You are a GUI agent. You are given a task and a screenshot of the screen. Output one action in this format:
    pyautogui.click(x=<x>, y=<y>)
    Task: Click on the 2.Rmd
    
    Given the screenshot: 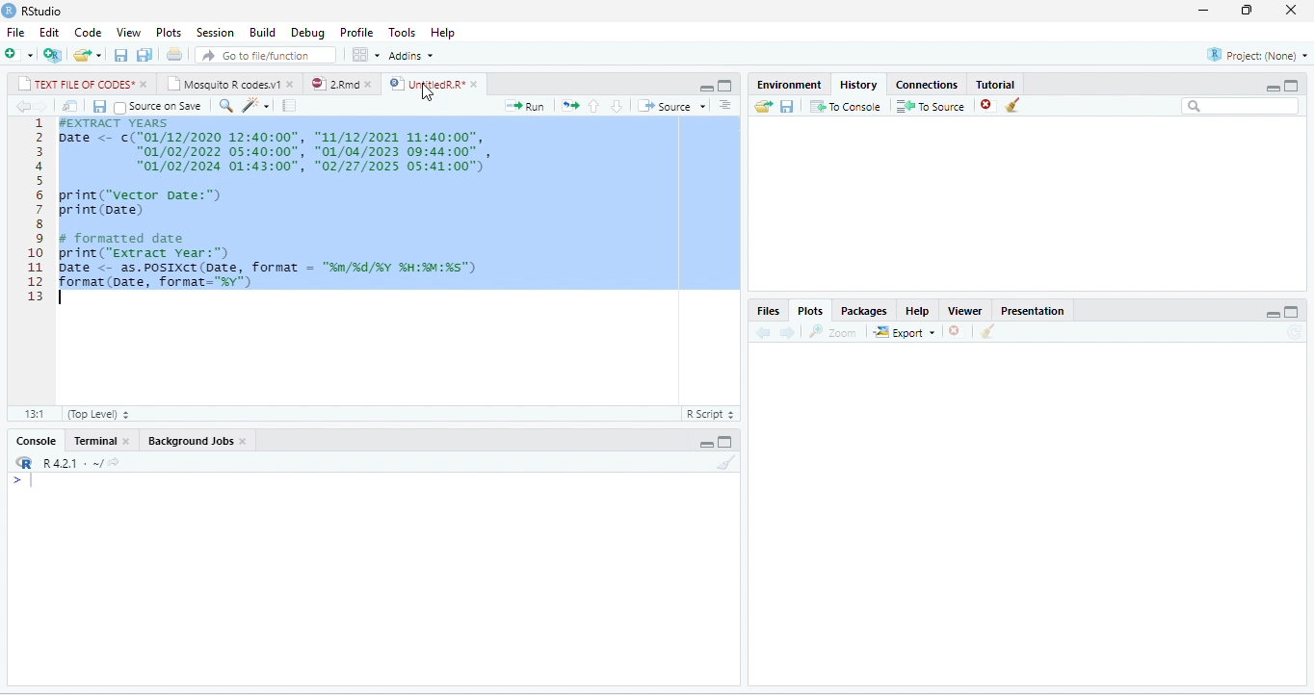 What is the action you would take?
    pyautogui.click(x=333, y=84)
    